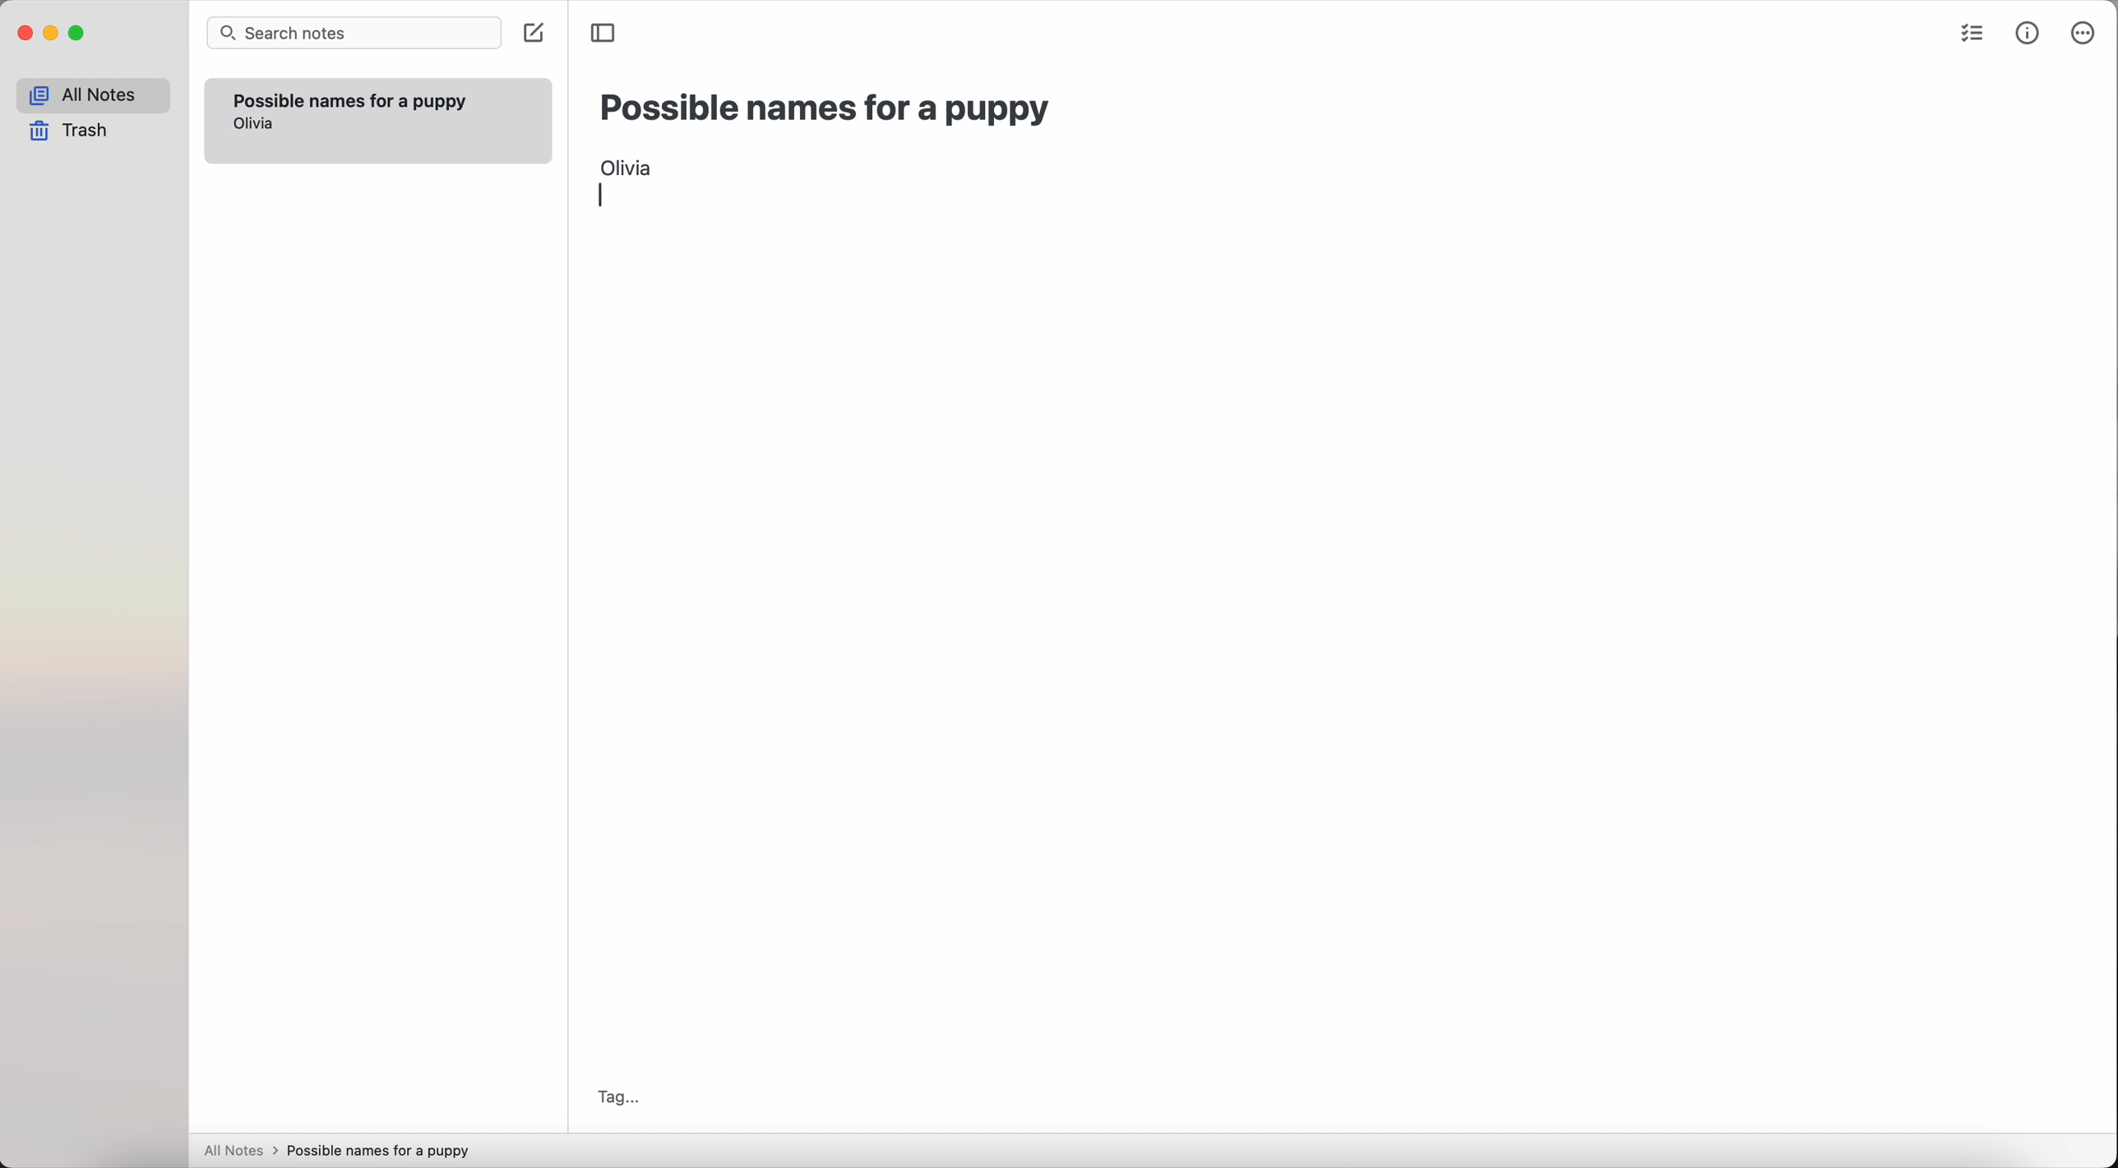  What do you see at coordinates (607, 194) in the screenshot?
I see `enter` at bounding box center [607, 194].